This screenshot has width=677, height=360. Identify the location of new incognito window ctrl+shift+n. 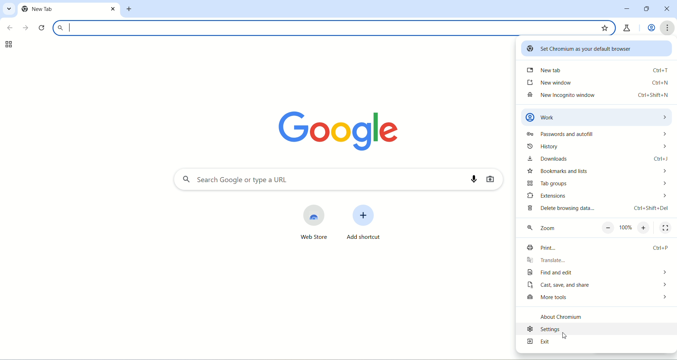
(598, 97).